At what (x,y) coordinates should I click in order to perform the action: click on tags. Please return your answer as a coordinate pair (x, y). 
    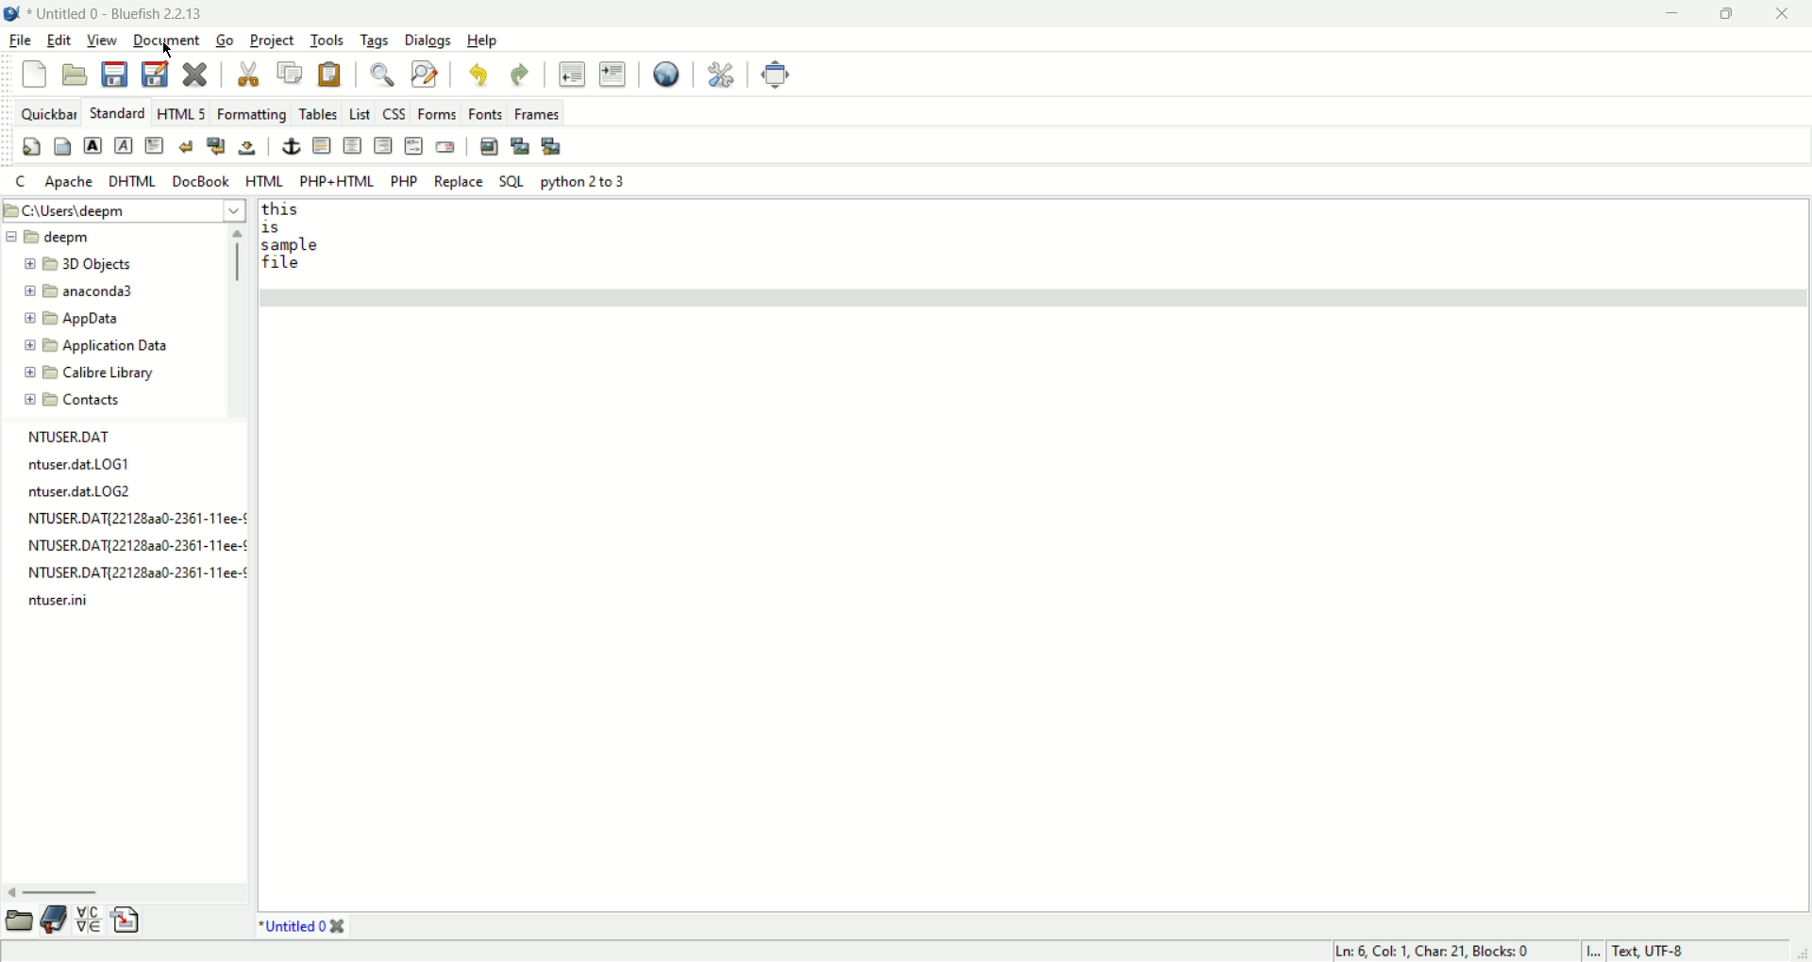
    Looking at the image, I should click on (379, 38).